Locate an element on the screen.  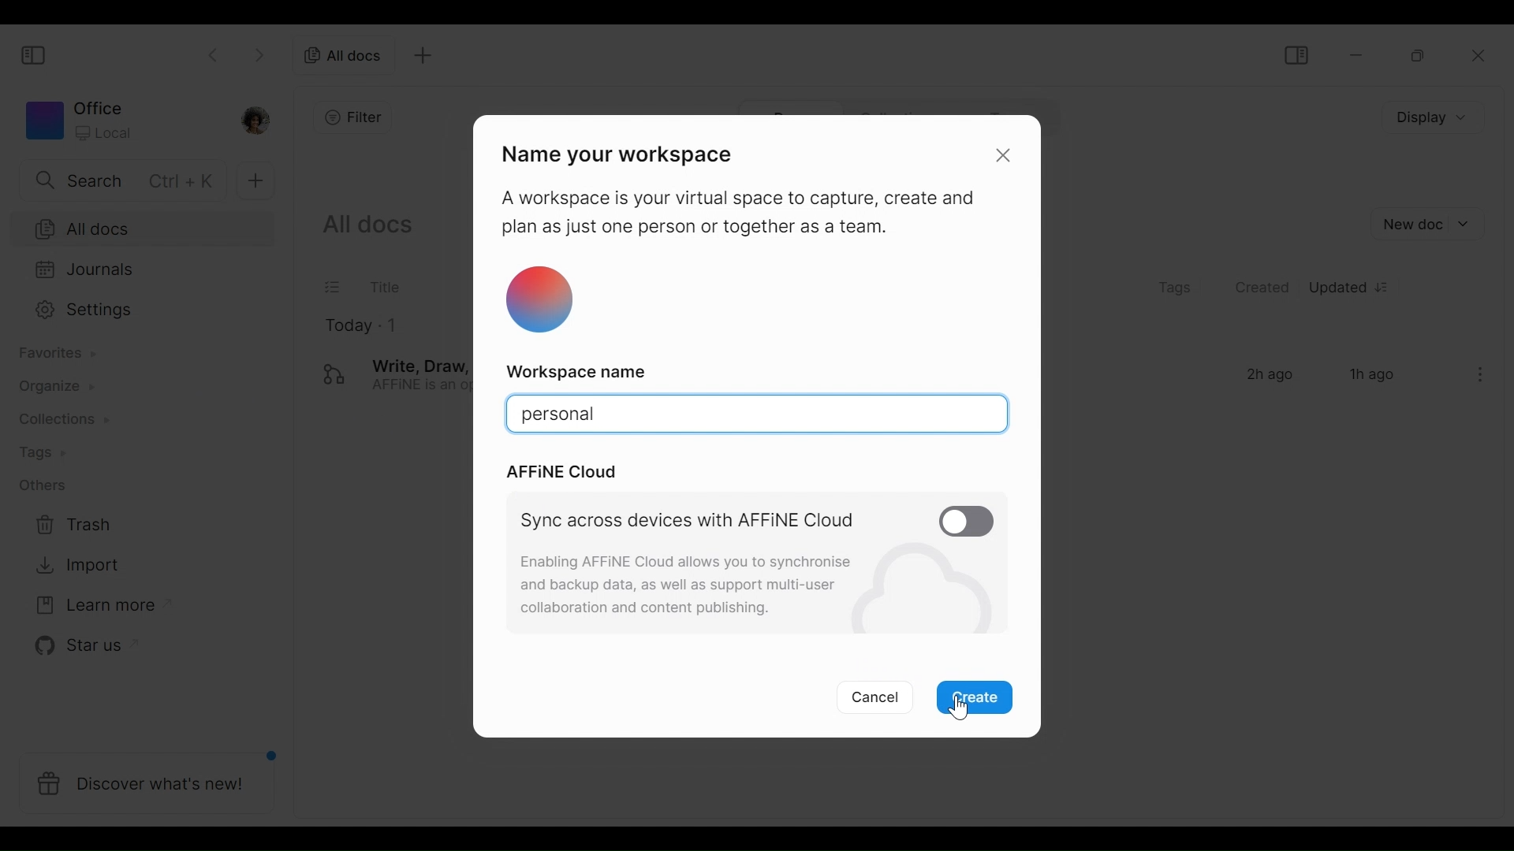
Tags is located at coordinates (35, 452).